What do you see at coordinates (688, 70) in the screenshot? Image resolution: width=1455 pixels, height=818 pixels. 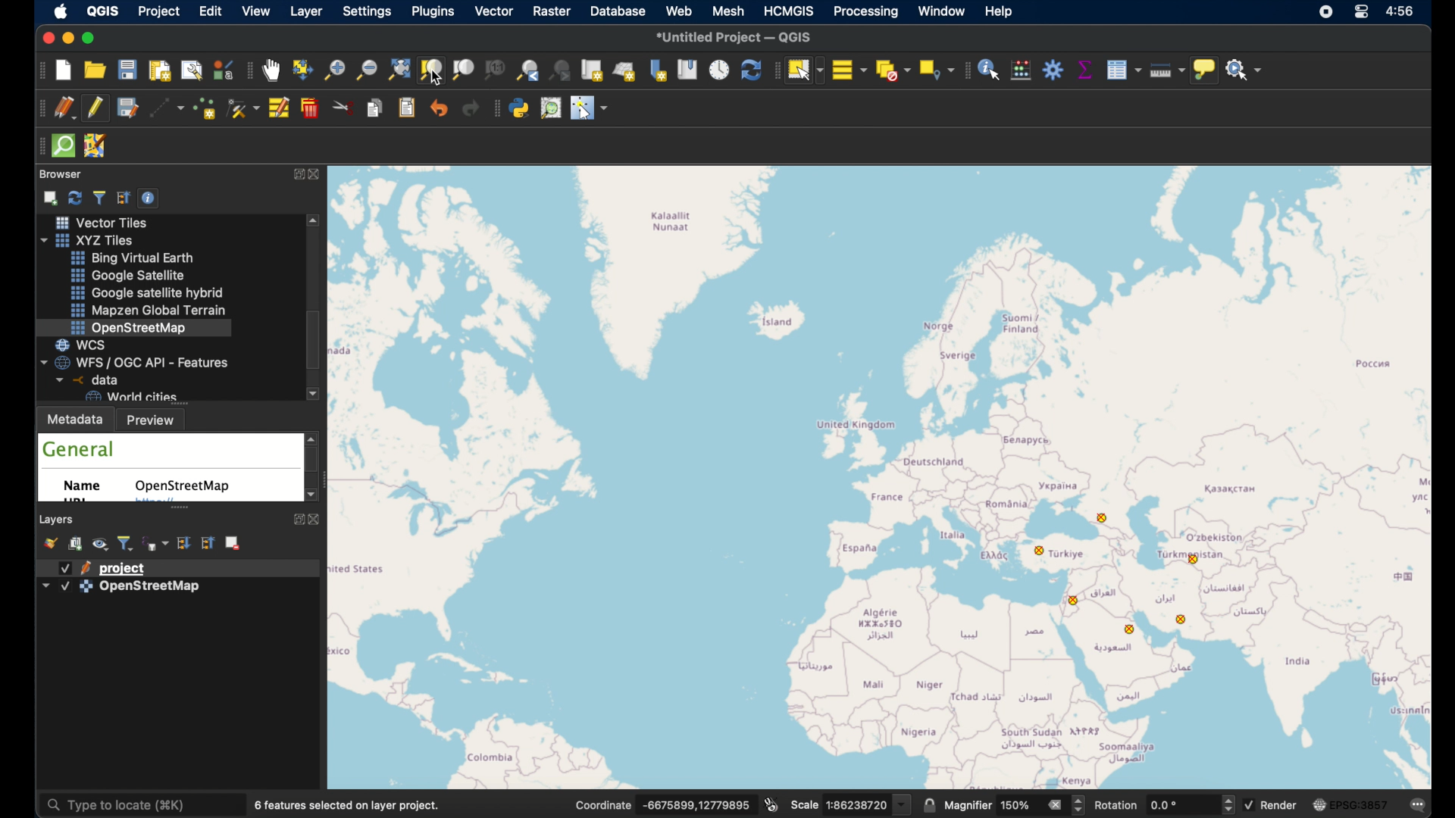 I see `show spatial bookmarks` at bounding box center [688, 70].